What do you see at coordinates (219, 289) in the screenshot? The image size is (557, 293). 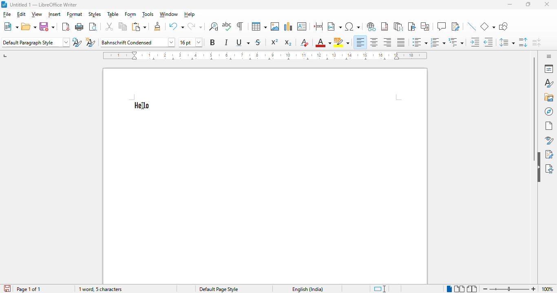 I see `default page style` at bounding box center [219, 289].